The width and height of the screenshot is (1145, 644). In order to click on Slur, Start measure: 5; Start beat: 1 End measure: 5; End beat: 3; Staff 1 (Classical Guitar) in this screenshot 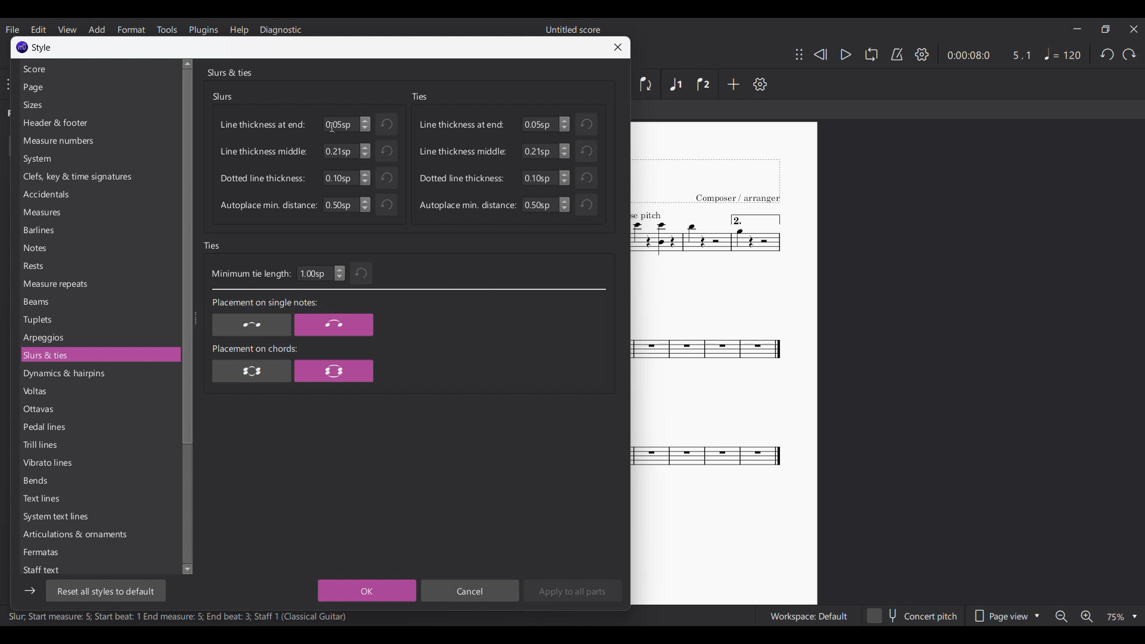, I will do `click(178, 618)`.